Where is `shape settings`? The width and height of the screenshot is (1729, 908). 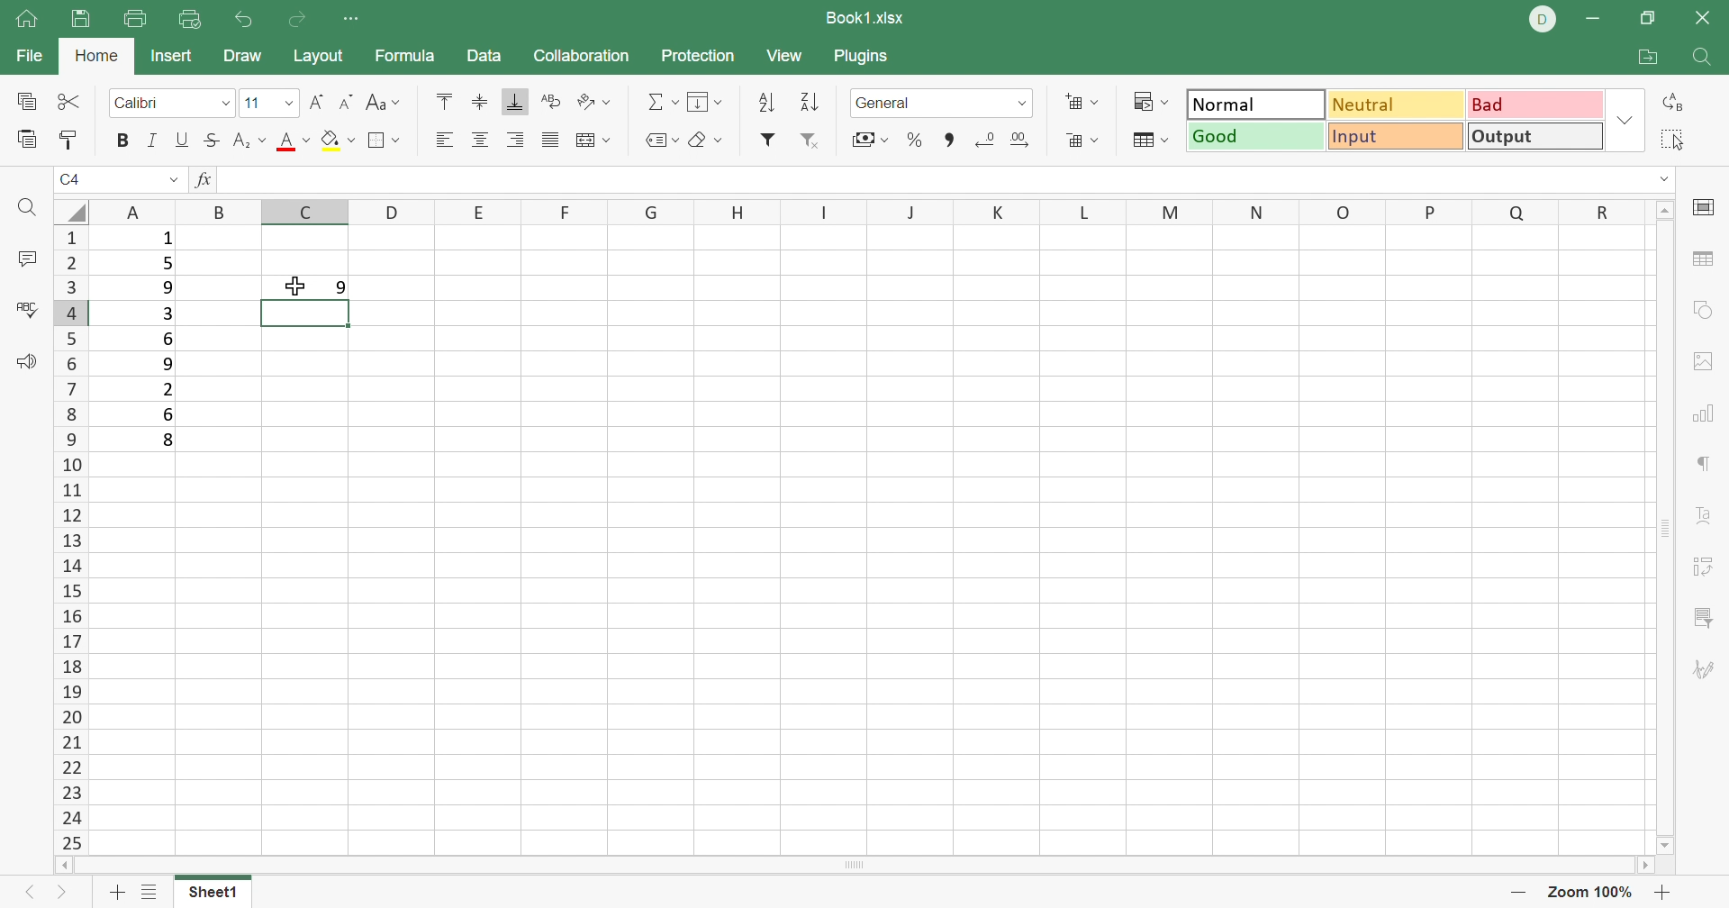 shape settings is located at coordinates (1709, 308).